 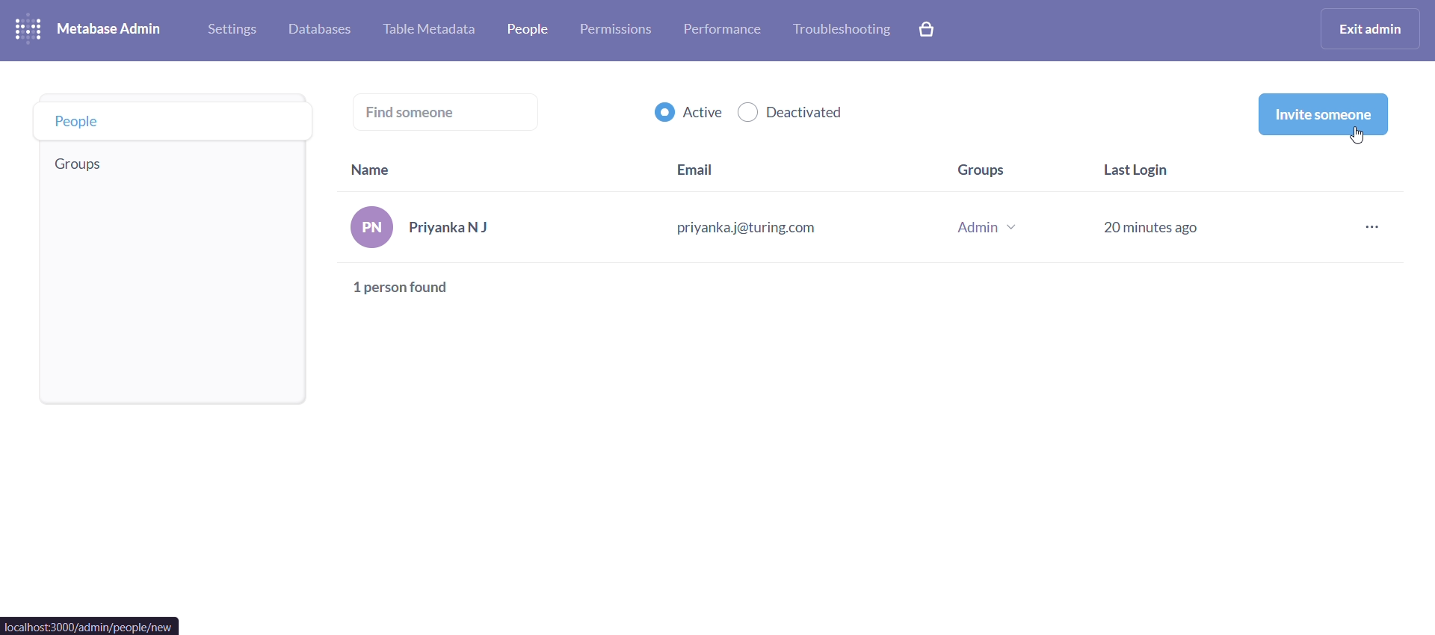 I want to click on name, so click(x=377, y=170).